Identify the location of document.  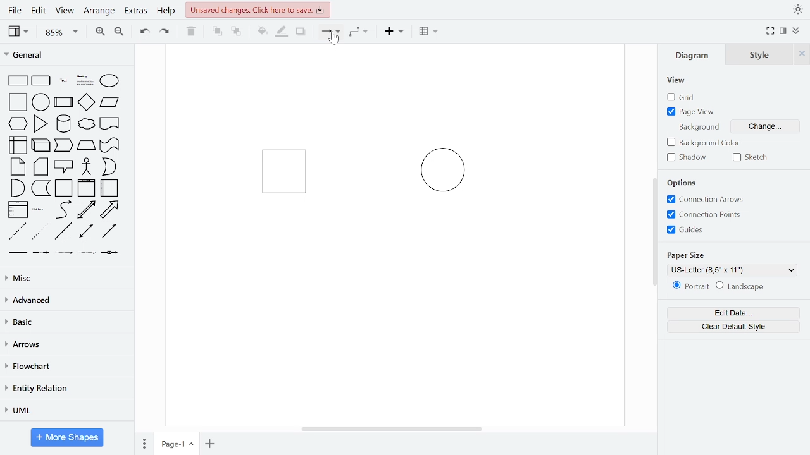
(110, 123).